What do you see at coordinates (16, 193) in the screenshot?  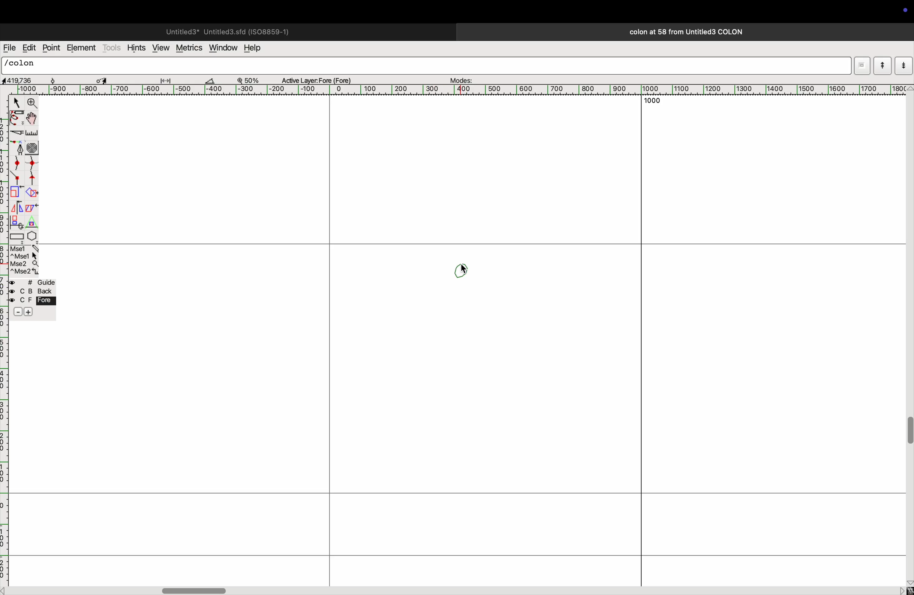 I see `minimize` at bounding box center [16, 193].